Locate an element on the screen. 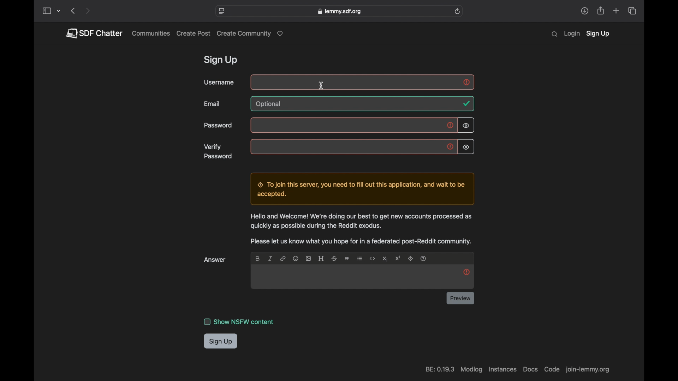 This screenshot has width=678, height=381. be 0.19.3 is located at coordinates (439, 369).